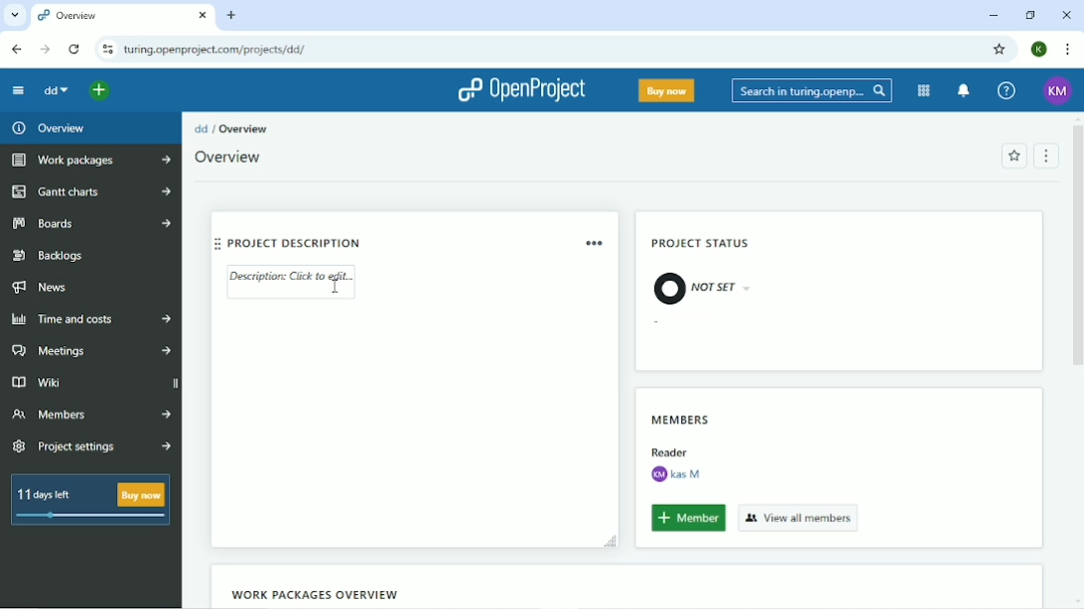 This screenshot has height=609, width=1084. What do you see at coordinates (90, 500) in the screenshot?
I see `11 days left Buy now` at bounding box center [90, 500].